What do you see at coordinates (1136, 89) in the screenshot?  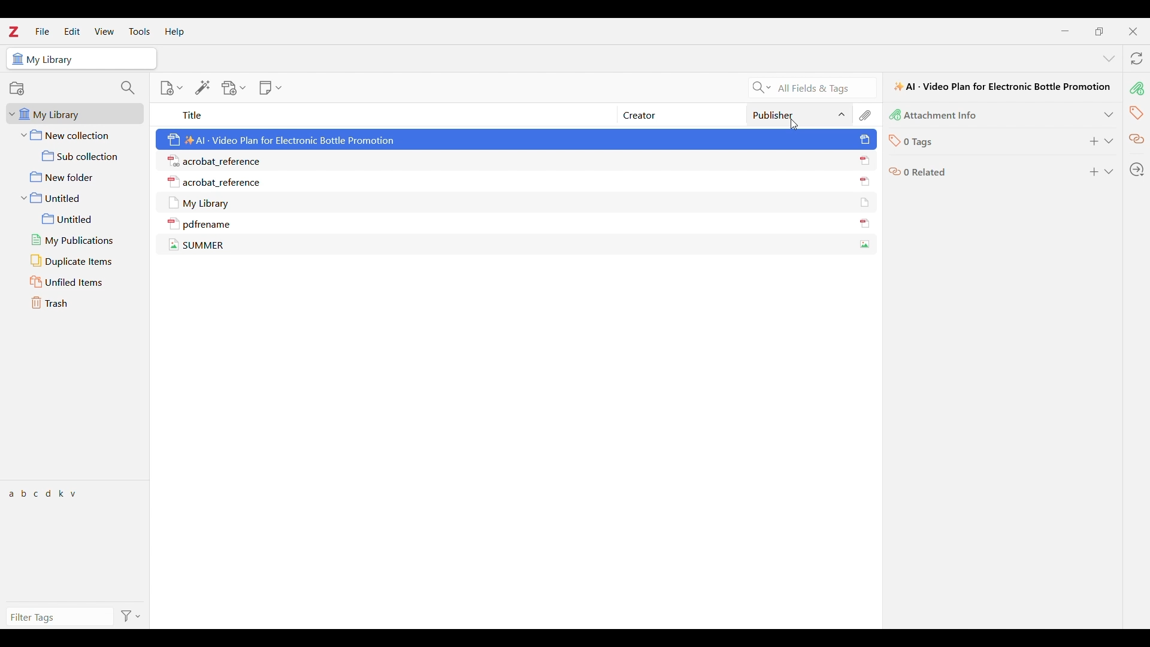 I see `Attachment info` at bounding box center [1136, 89].